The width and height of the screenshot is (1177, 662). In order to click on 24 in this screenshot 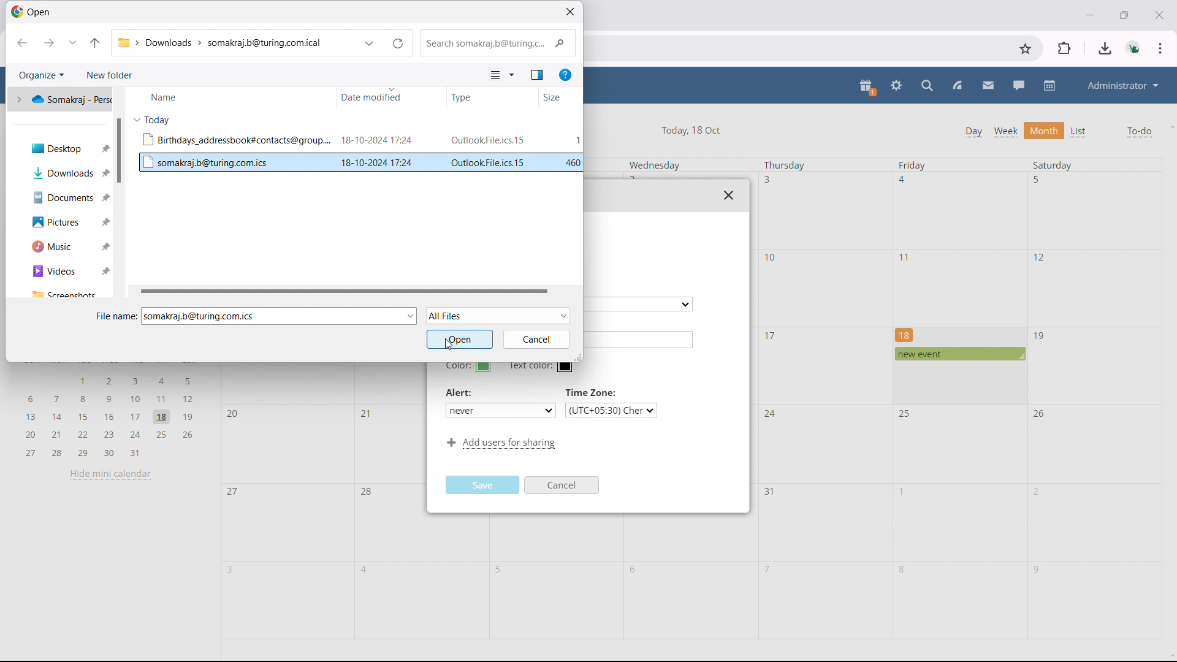, I will do `click(770, 415)`.